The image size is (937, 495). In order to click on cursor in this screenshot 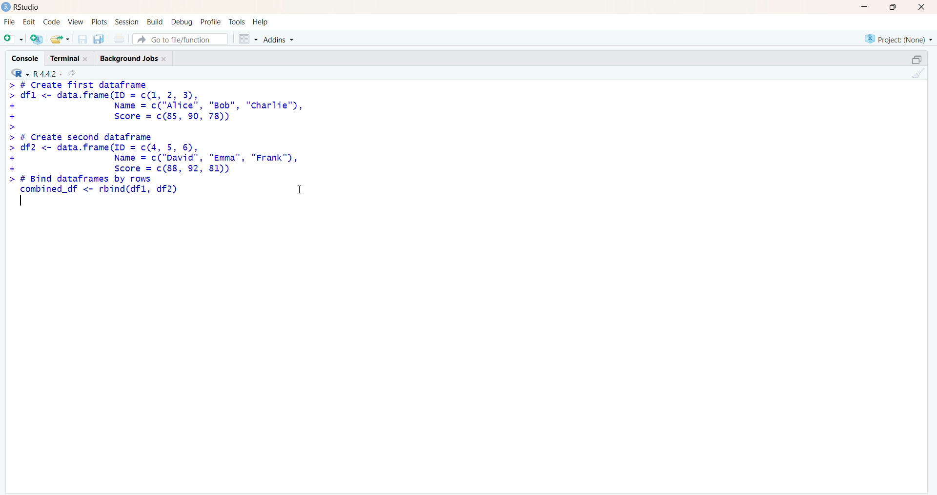, I will do `click(301, 188)`.